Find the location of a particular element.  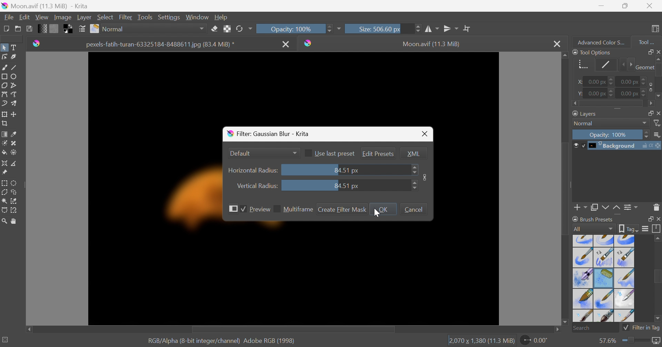

Save is located at coordinates (29, 28).